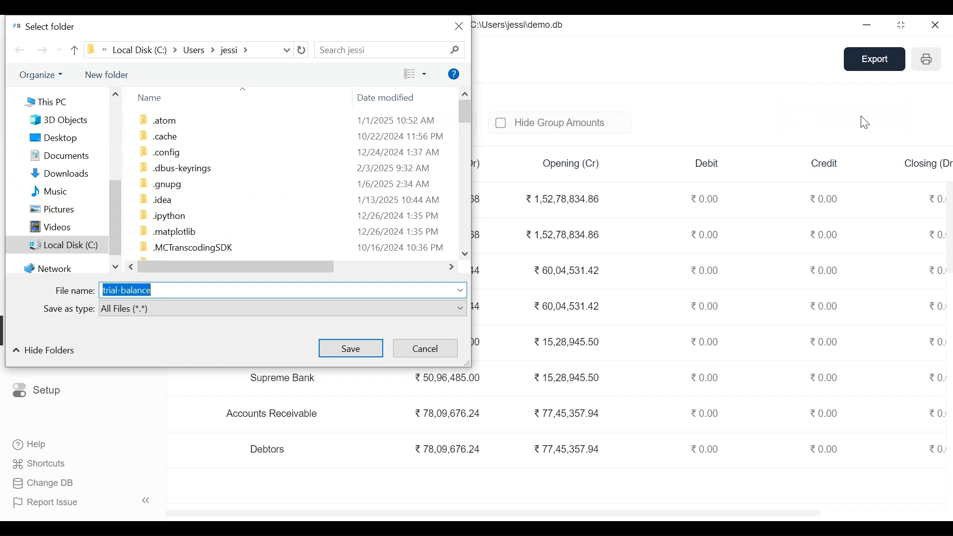 This screenshot has height=536, width=953. What do you see at coordinates (824, 413) in the screenshot?
I see `0.00` at bounding box center [824, 413].